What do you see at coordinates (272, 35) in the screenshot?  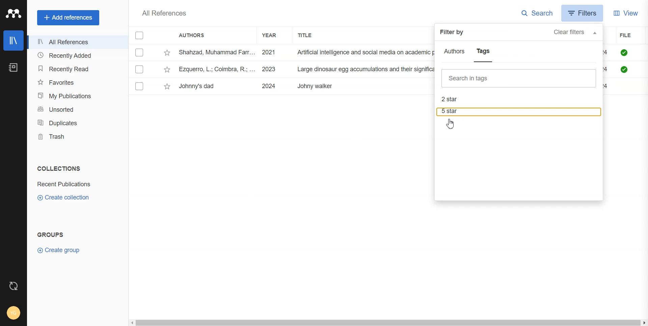 I see `Year` at bounding box center [272, 35].